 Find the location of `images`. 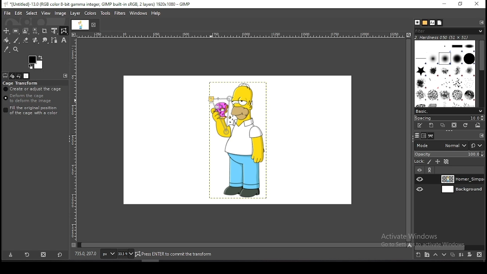

images is located at coordinates (27, 76).